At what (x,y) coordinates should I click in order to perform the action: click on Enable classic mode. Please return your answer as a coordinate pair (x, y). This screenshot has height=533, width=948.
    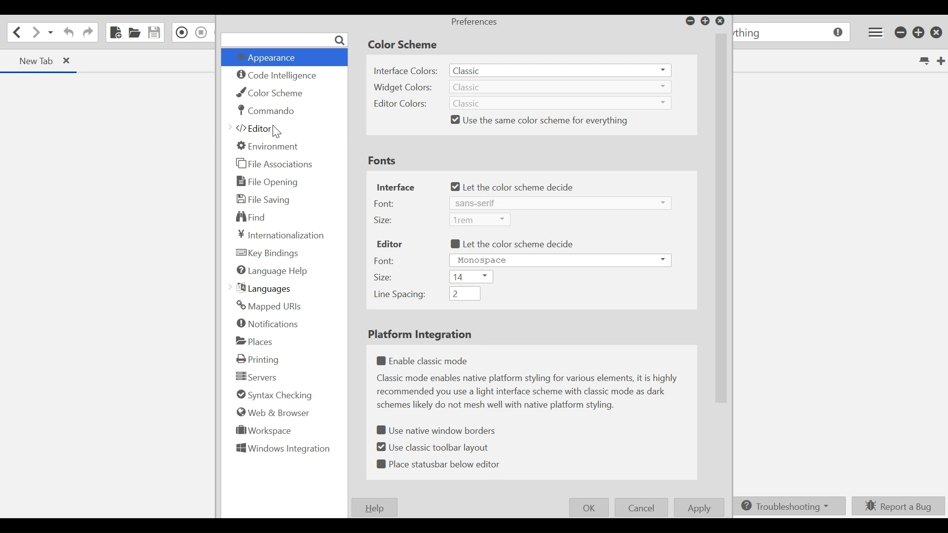
    Looking at the image, I should click on (425, 359).